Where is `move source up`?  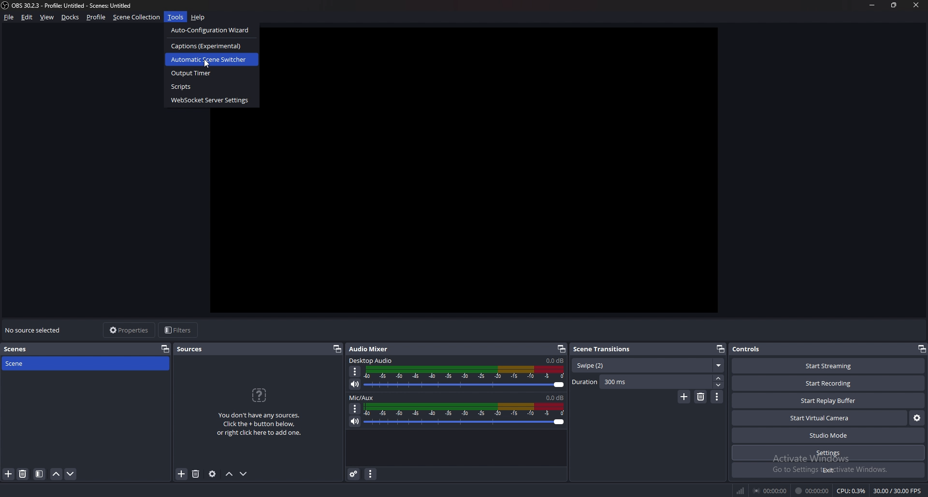
move source up is located at coordinates (229, 474).